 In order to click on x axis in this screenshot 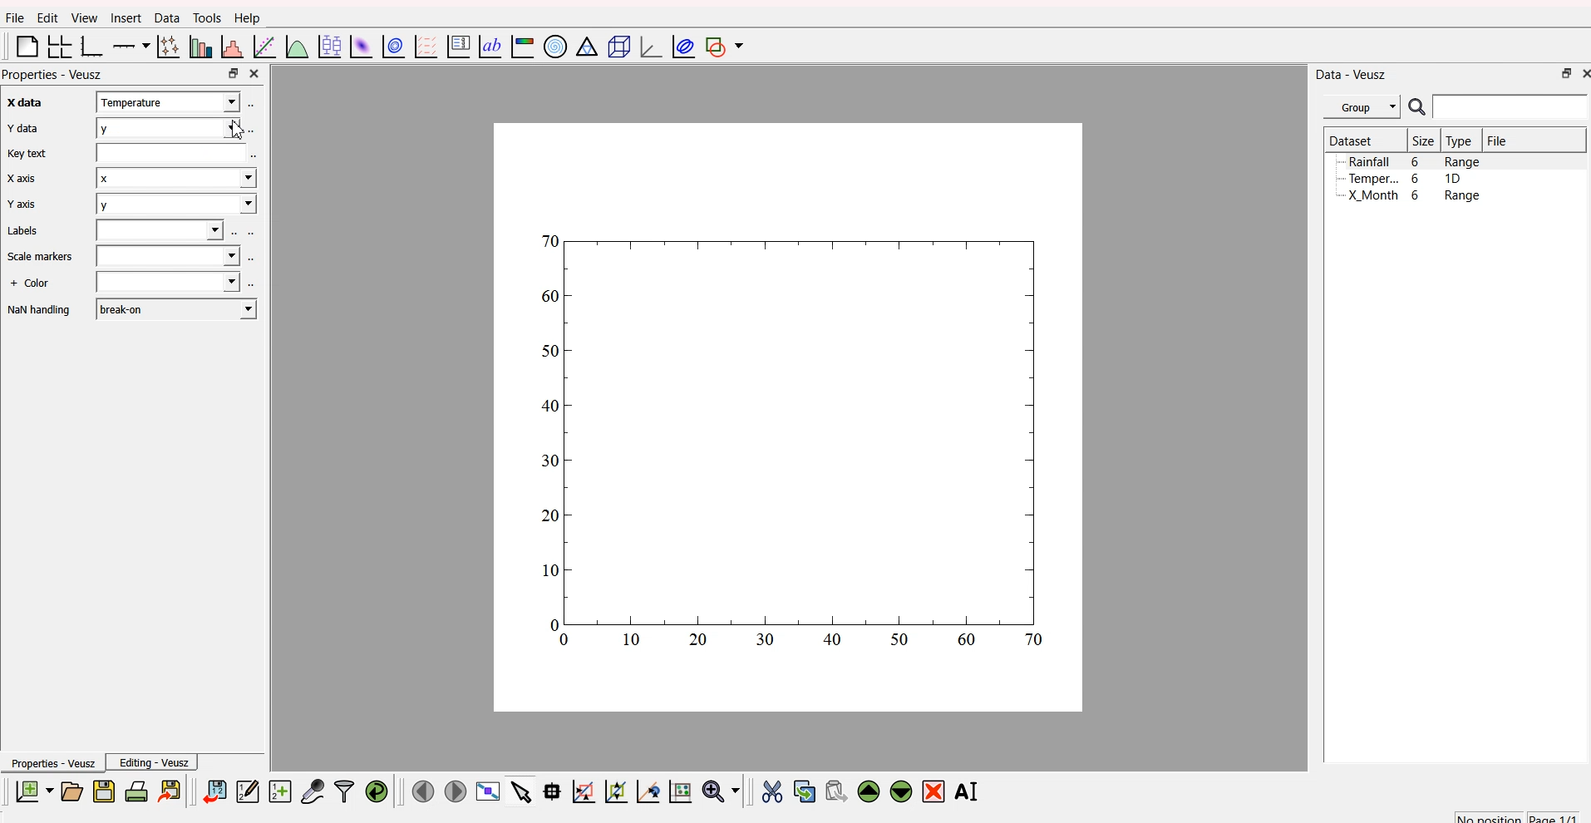, I will do `click(20, 104)`.